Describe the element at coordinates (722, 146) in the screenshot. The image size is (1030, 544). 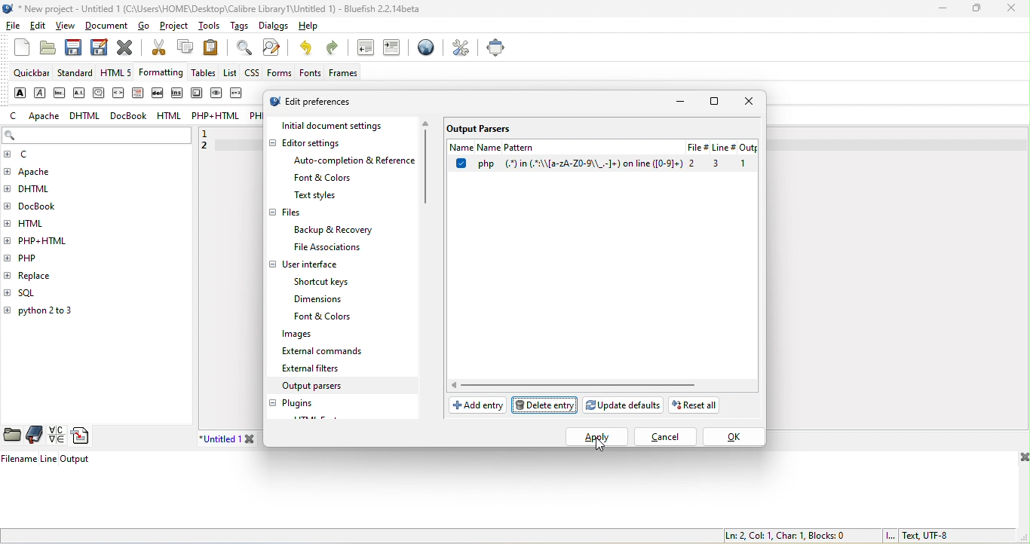
I see `linr` at that location.